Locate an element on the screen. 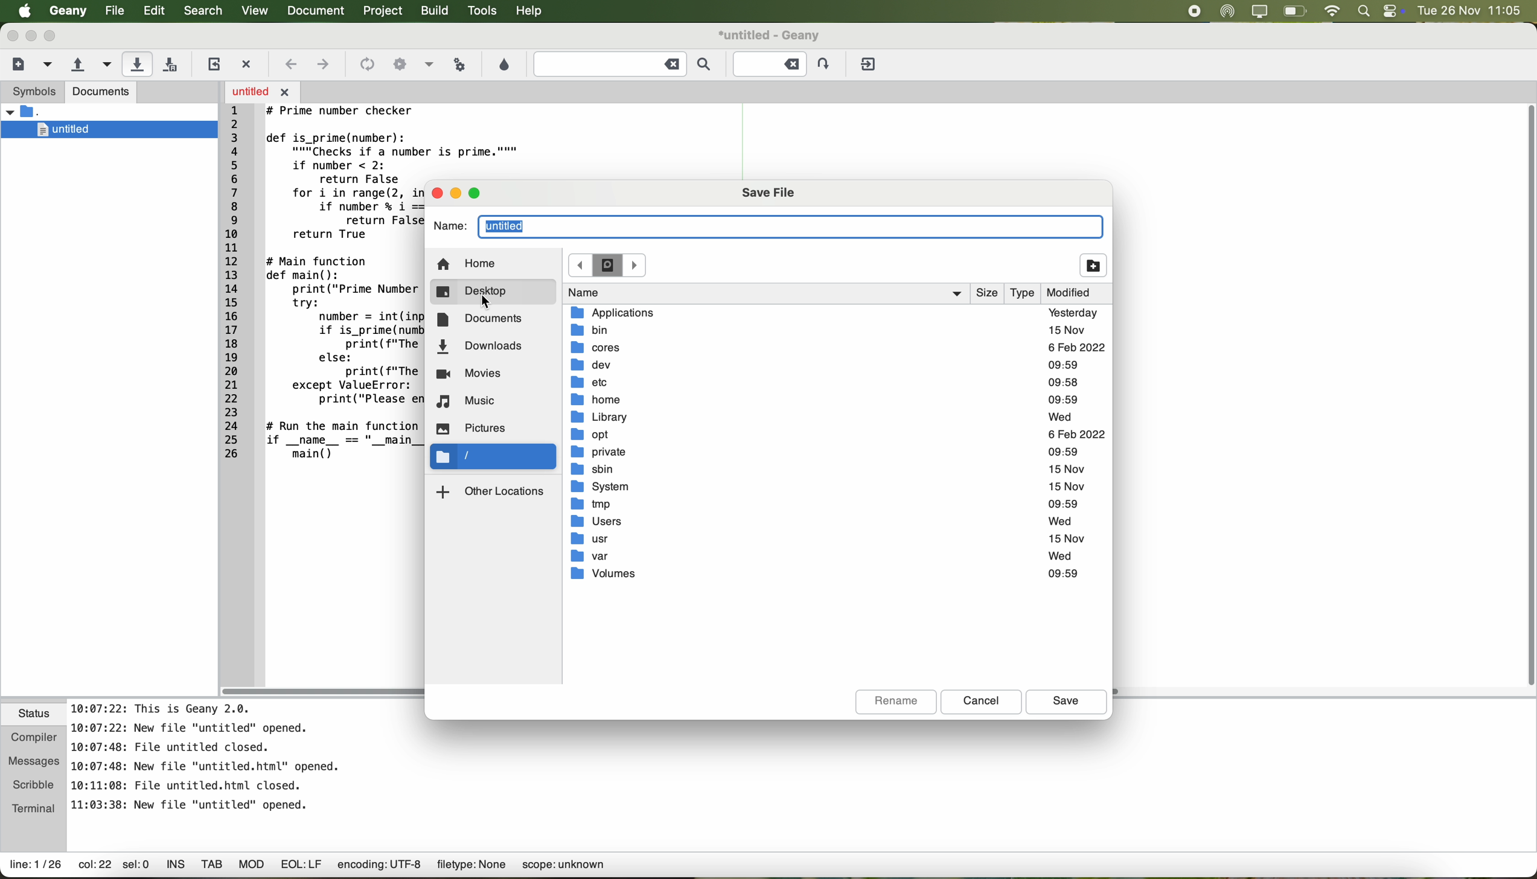  notes is located at coordinates (206, 756).